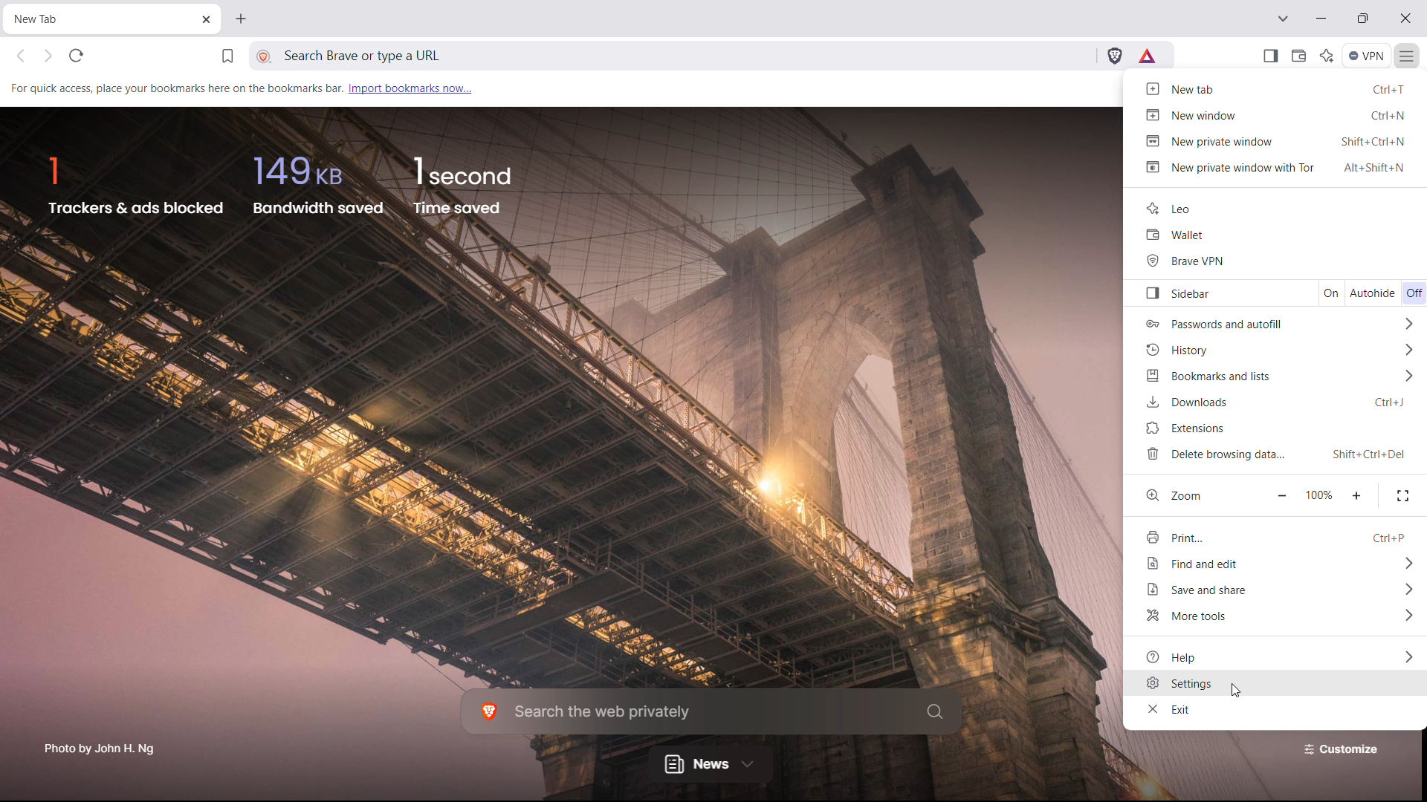 This screenshot has height=802, width=1427. I want to click on close, so click(1408, 18).